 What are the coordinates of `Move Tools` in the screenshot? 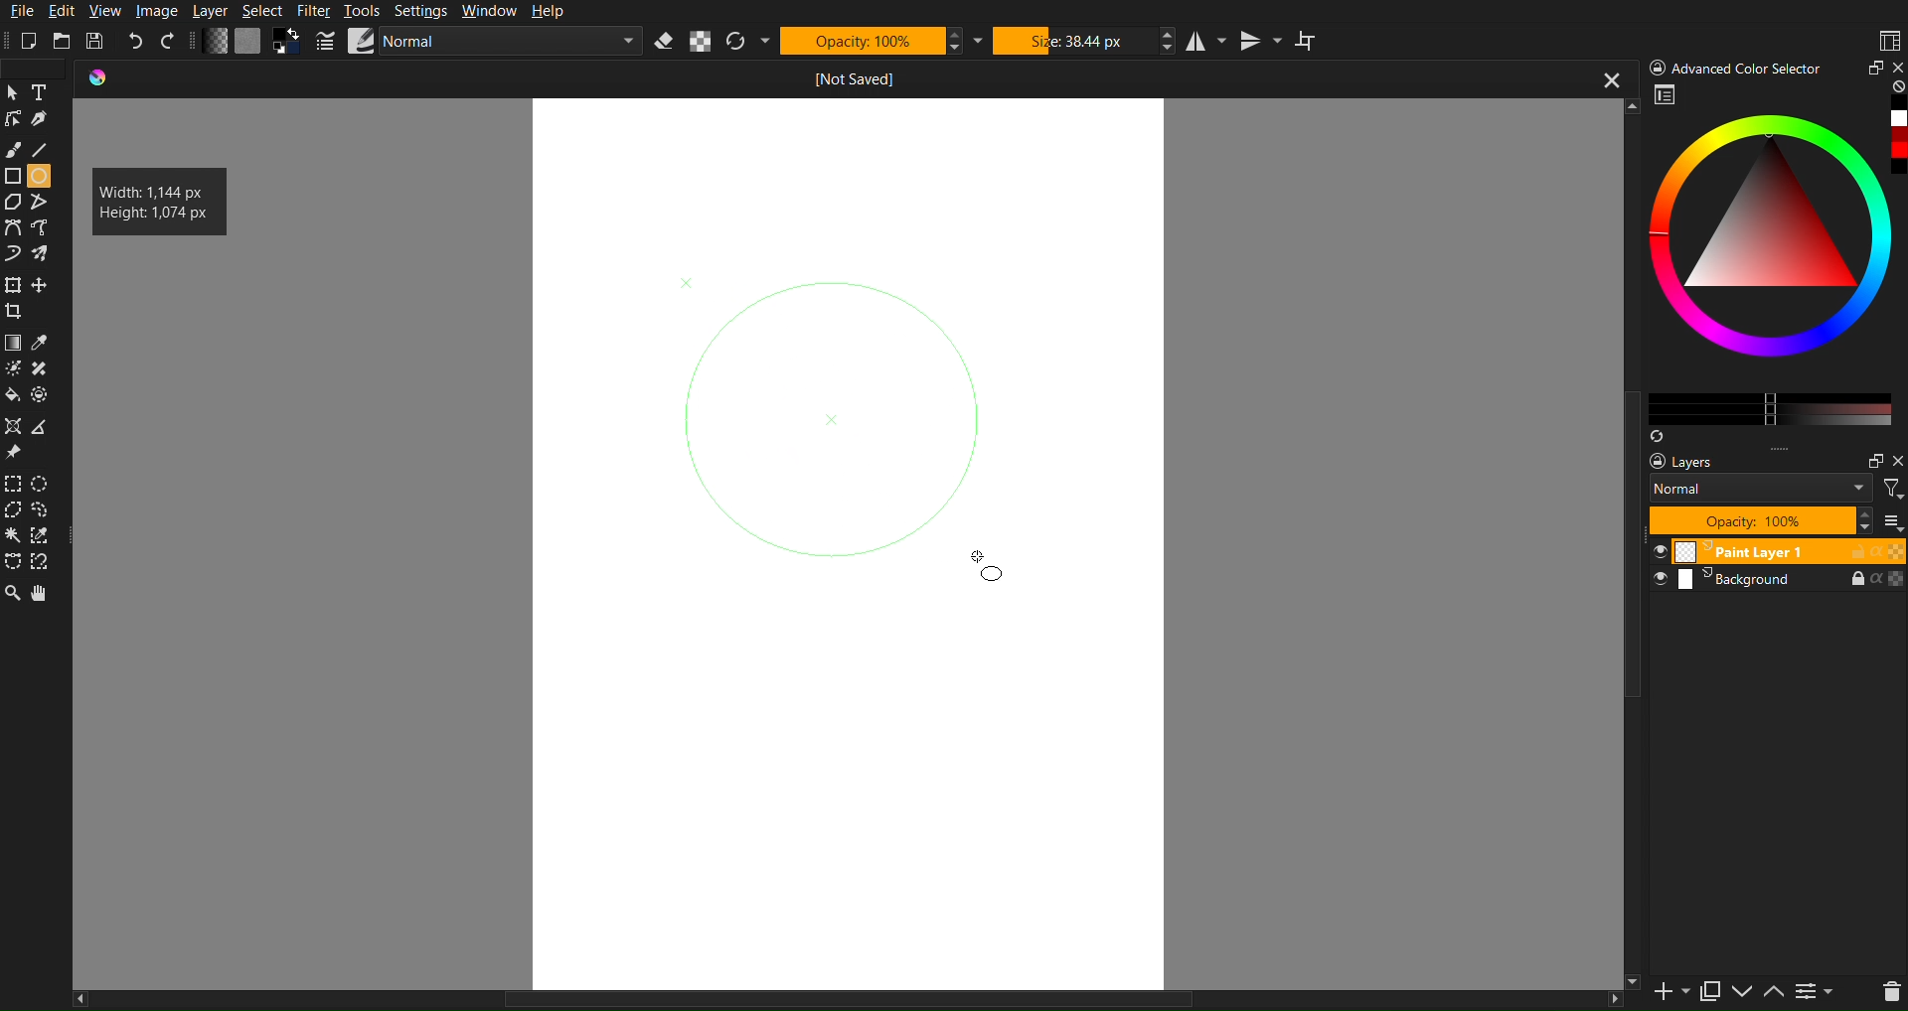 It's located at (12, 284).